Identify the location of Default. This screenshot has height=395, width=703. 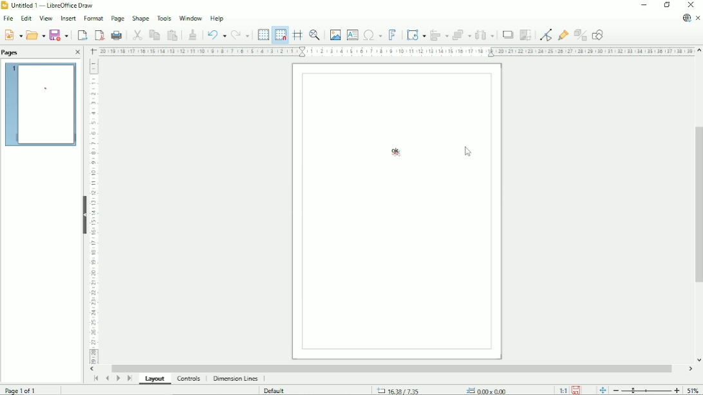
(276, 390).